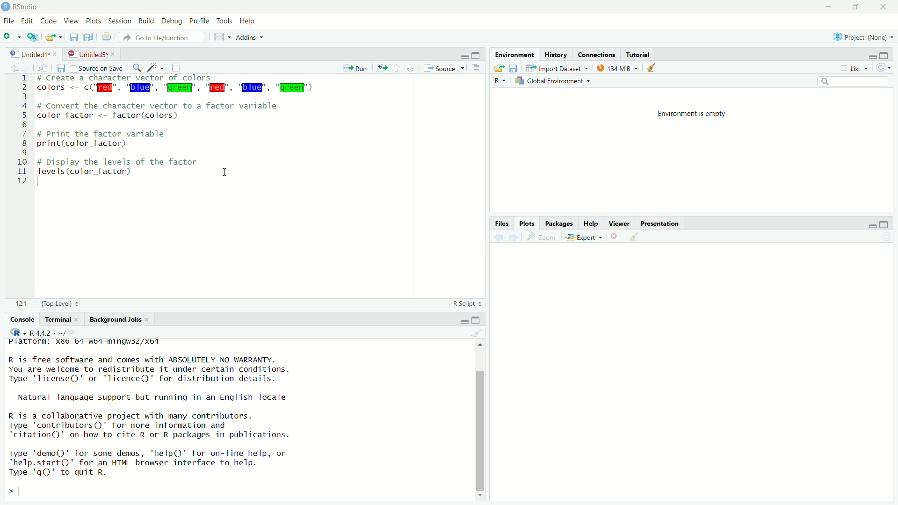  Describe the element at coordinates (583, 238) in the screenshot. I see `export` at that location.